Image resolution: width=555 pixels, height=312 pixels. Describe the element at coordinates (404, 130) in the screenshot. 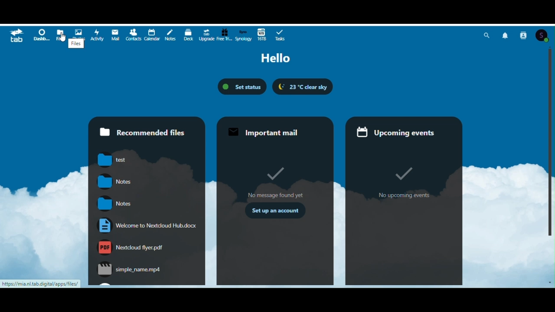

I see `Upcoming events` at that location.